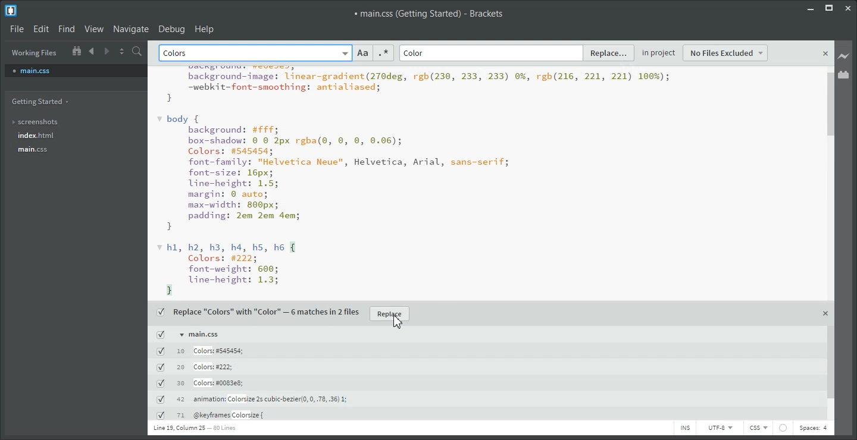 This screenshot has height=440, width=857. I want to click on body {
background: #fff;
box-shadow: © 0 2px rgba(e, ©, ©, 0.06);
Colors: #545454;
font-family: "Helvetica Neue", Helvetica, Arial, sans-serif;
font-size: 16px;
line-height: 1.5;
margin: © auto;
max-width: 80@px;
padding: 2em 2em dem;
}, so click(335, 172).